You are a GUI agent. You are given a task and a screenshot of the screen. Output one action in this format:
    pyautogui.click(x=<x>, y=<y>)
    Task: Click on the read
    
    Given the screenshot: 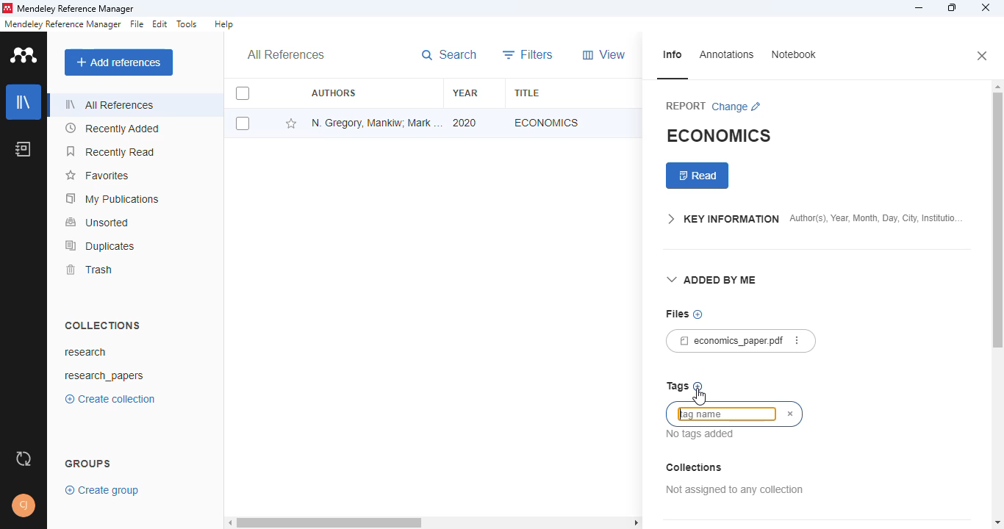 What is the action you would take?
    pyautogui.click(x=698, y=176)
    